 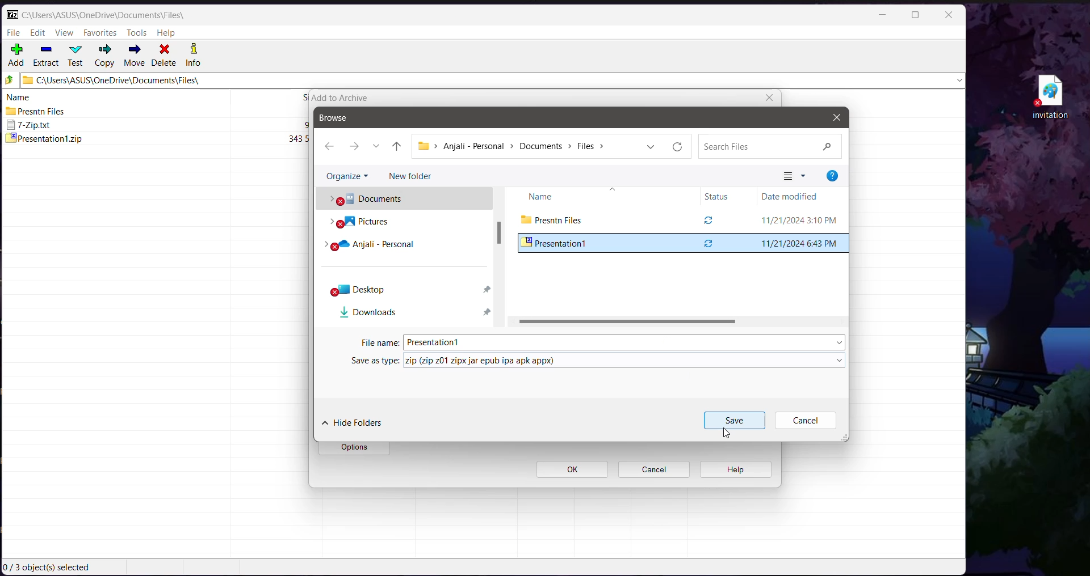 I want to click on Cursor, so click(x=728, y=433).